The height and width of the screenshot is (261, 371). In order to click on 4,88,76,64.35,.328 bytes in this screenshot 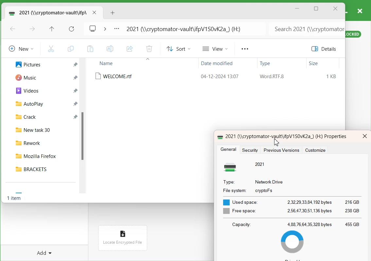, I will do `click(309, 224)`.